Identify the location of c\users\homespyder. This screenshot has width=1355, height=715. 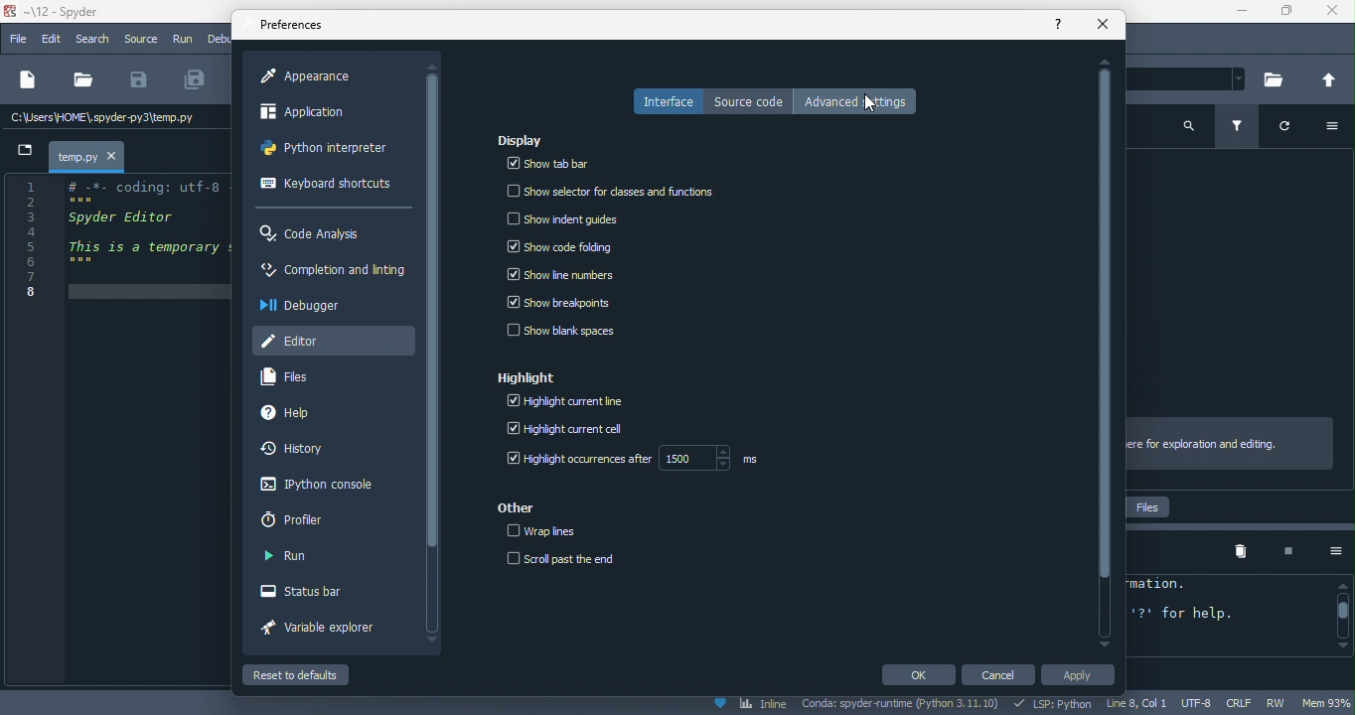
(103, 119).